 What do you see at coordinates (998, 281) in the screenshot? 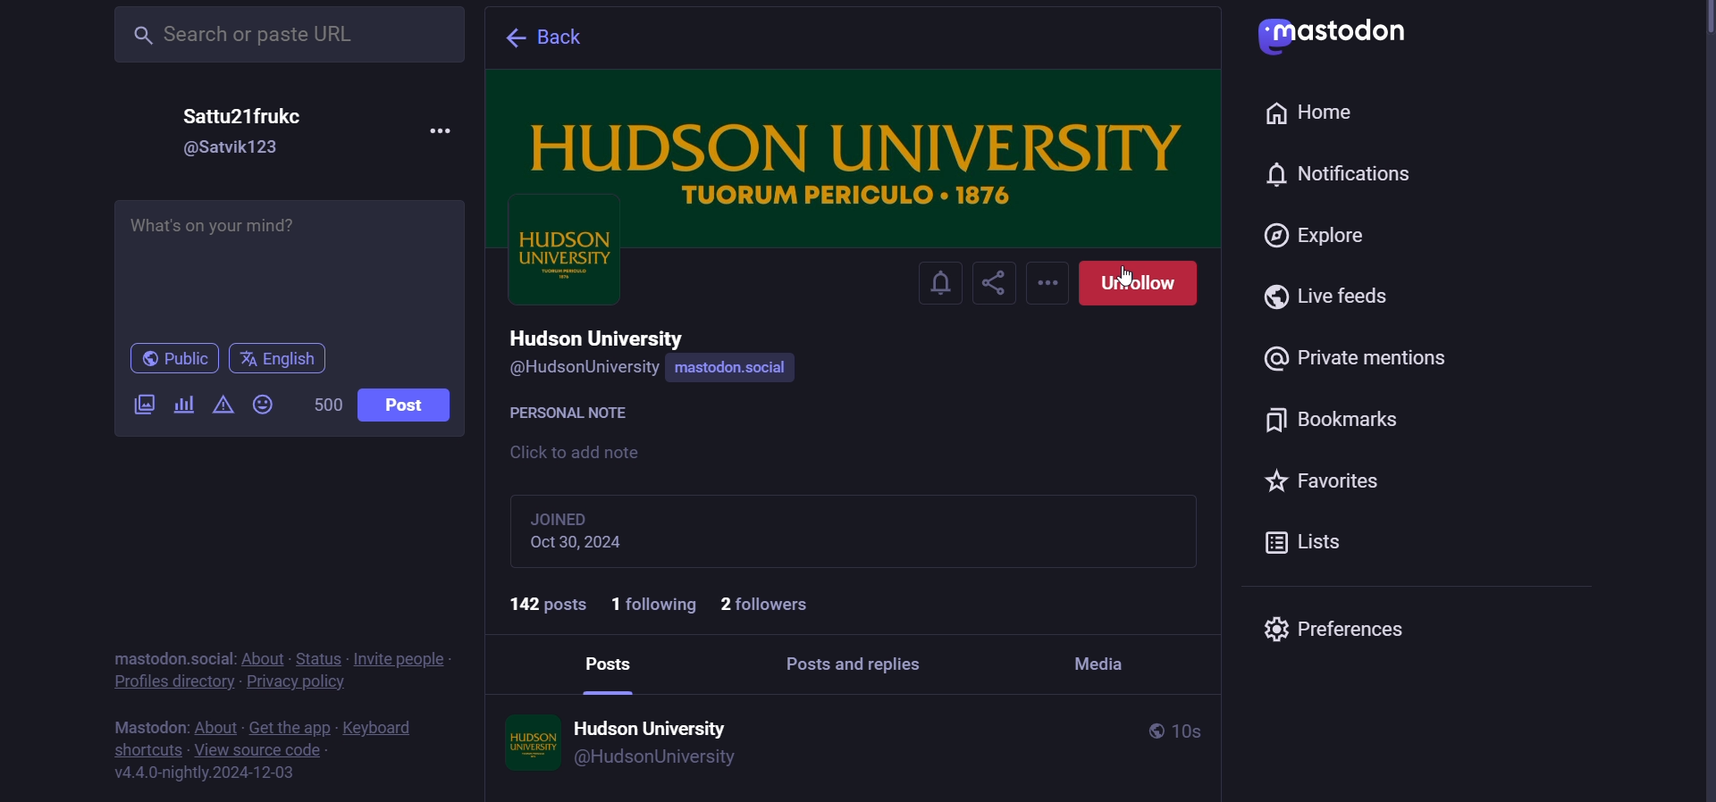
I see `share` at bounding box center [998, 281].